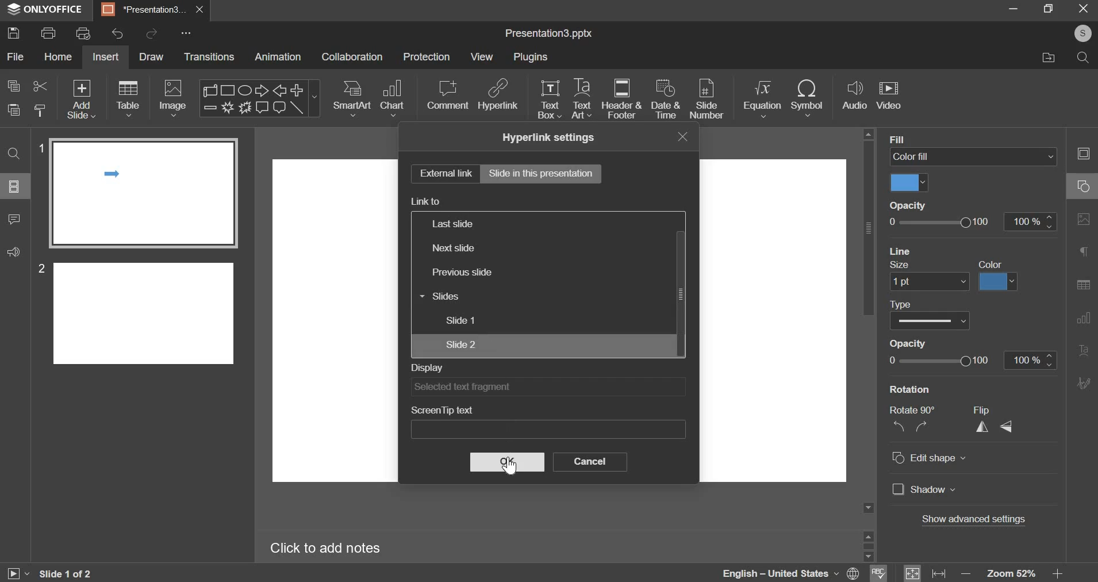  I want to click on equation, so click(762, 98).